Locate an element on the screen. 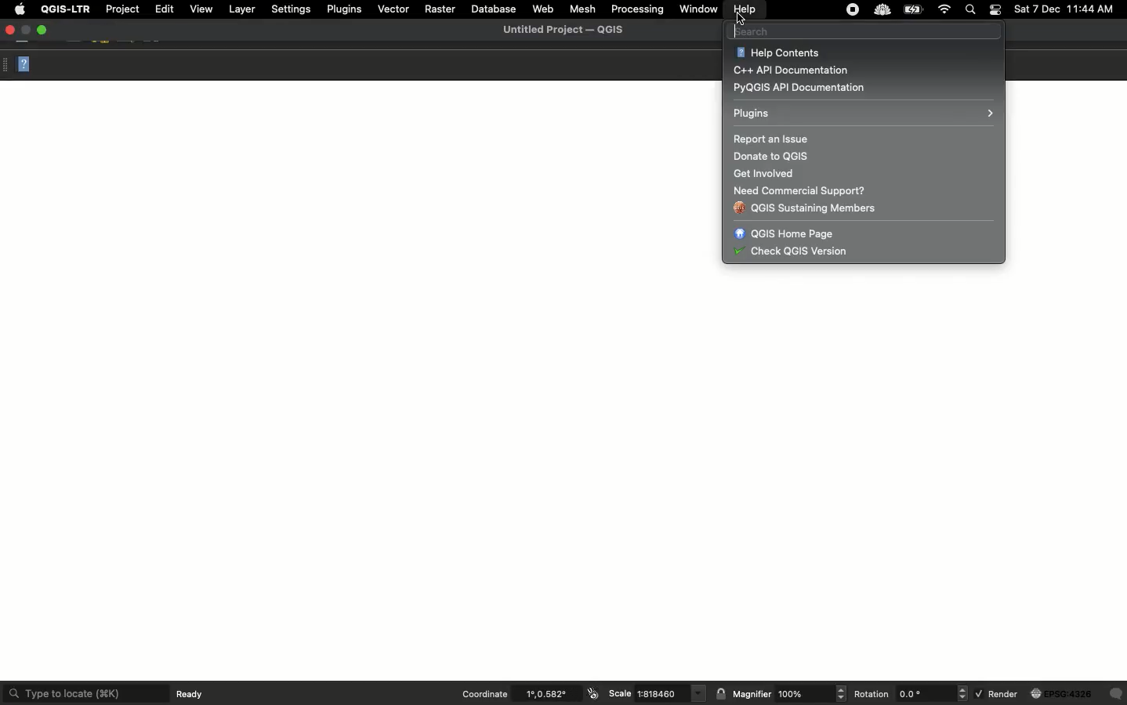 This screenshot has height=705, width=1127. Search is located at coordinates (867, 31).